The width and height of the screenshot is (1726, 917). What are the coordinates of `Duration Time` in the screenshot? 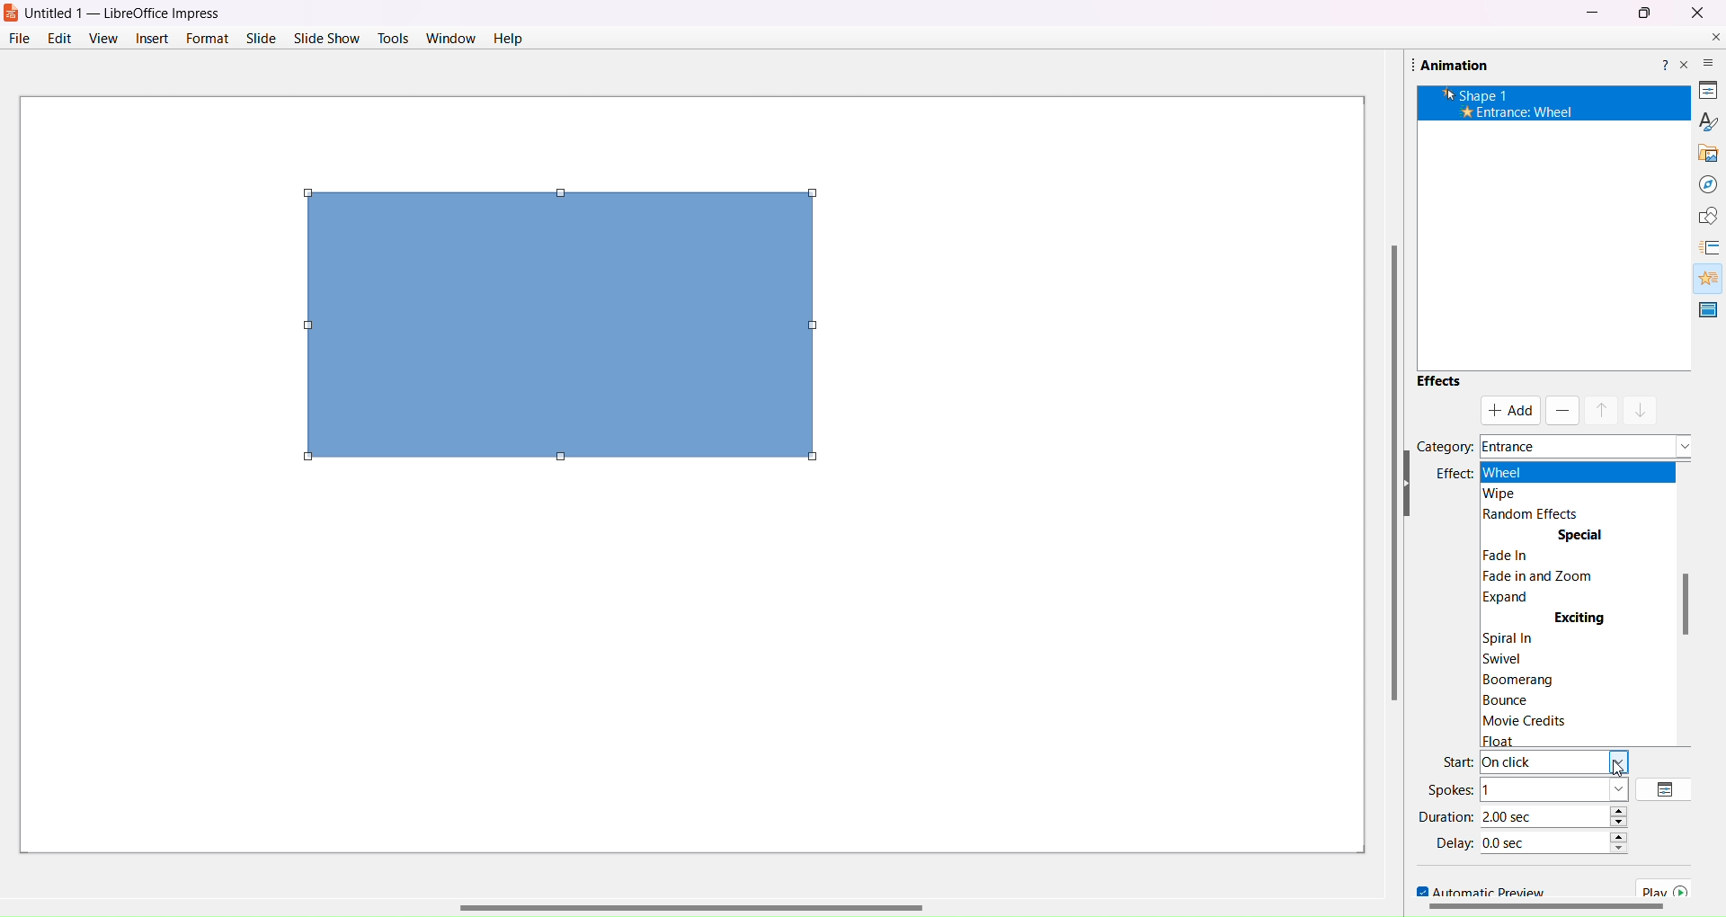 It's located at (1546, 815).